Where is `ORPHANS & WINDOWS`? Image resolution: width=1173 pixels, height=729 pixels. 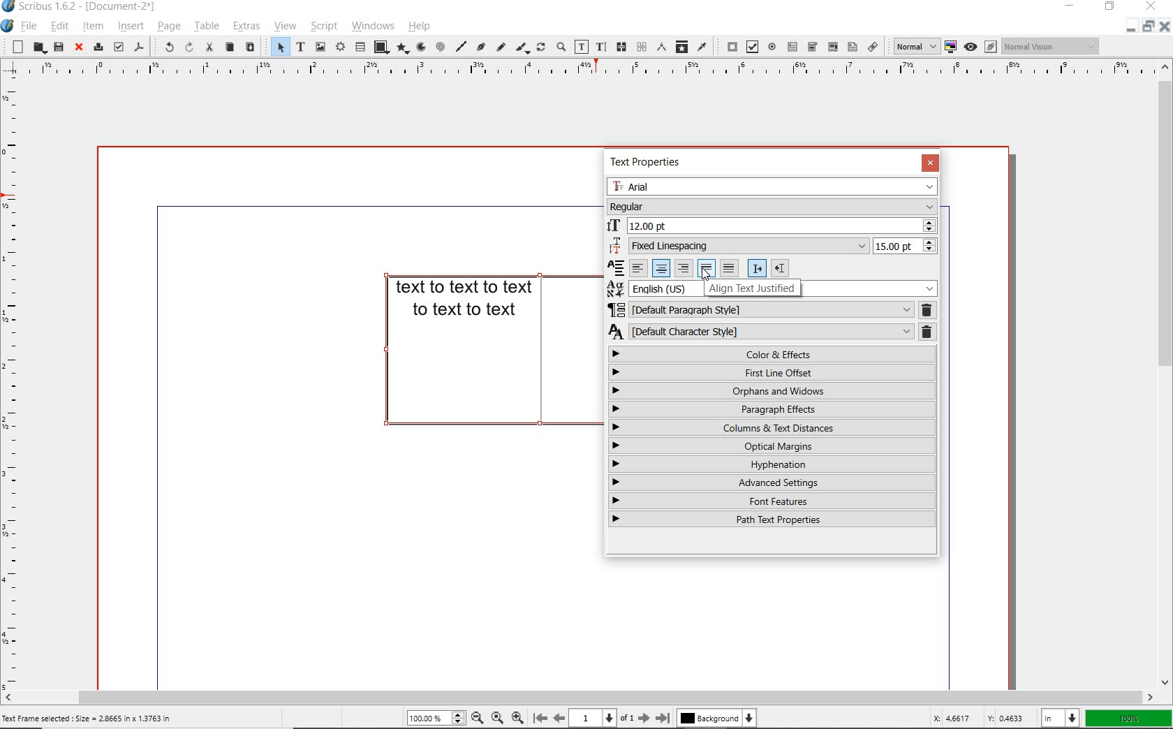
ORPHANS & WINDOWS is located at coordinates (772, 390).